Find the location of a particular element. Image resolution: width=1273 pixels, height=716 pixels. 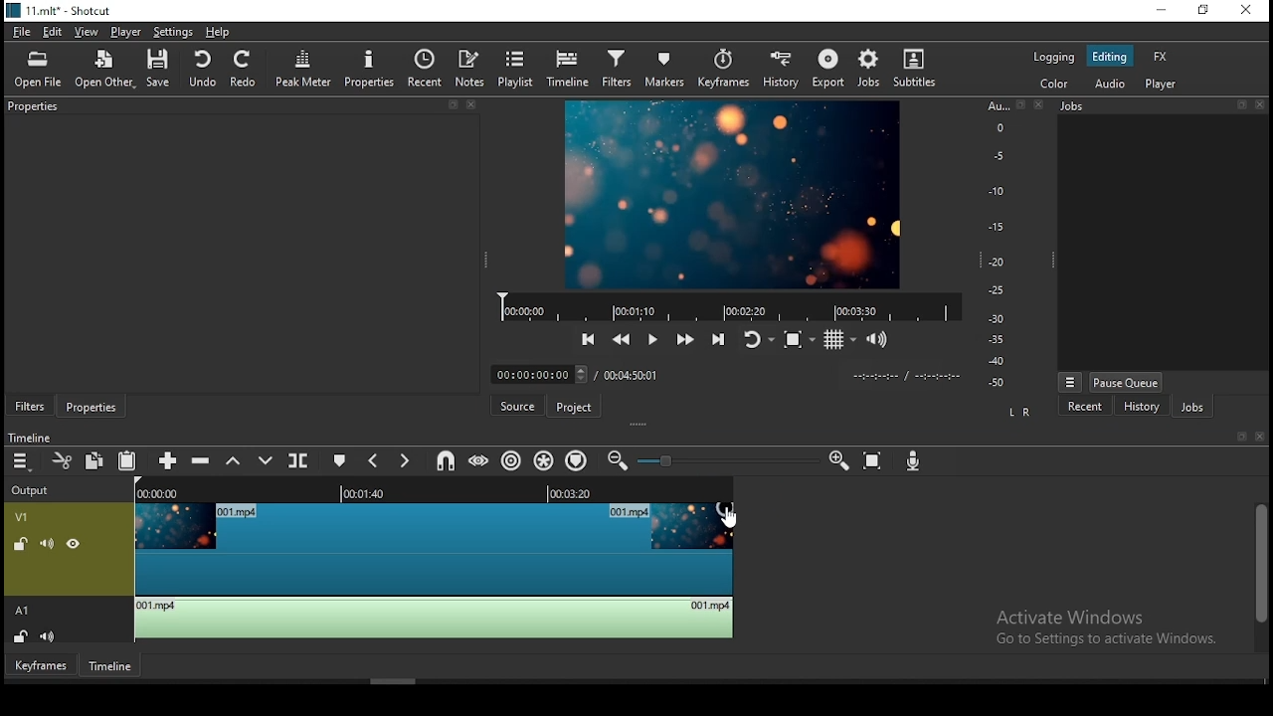

zoom timeline out is located at coordinates (619, 460).